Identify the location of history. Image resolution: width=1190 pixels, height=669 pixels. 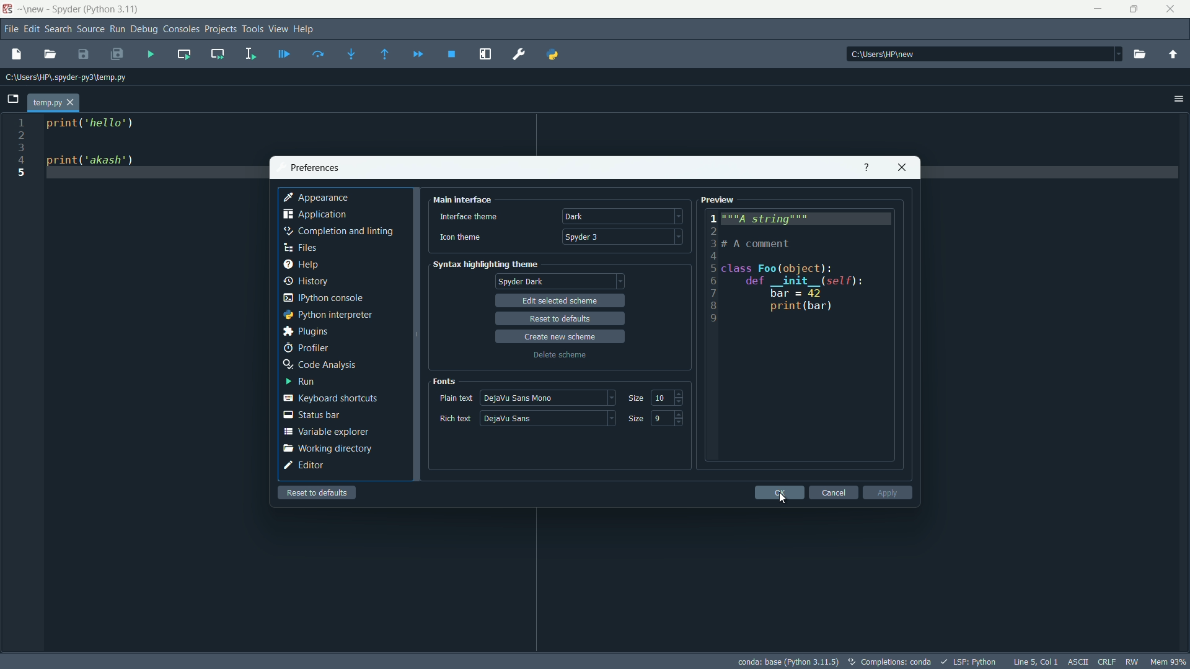
(305, 281).